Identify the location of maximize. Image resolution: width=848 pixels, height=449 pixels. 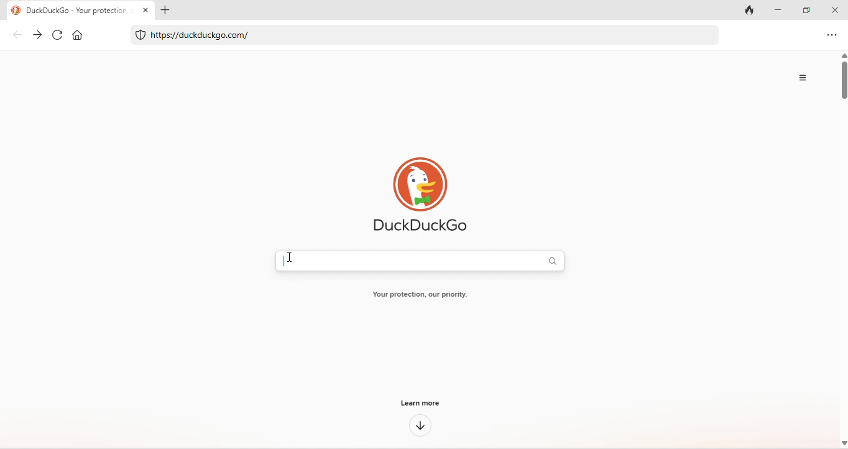
(806, 8).